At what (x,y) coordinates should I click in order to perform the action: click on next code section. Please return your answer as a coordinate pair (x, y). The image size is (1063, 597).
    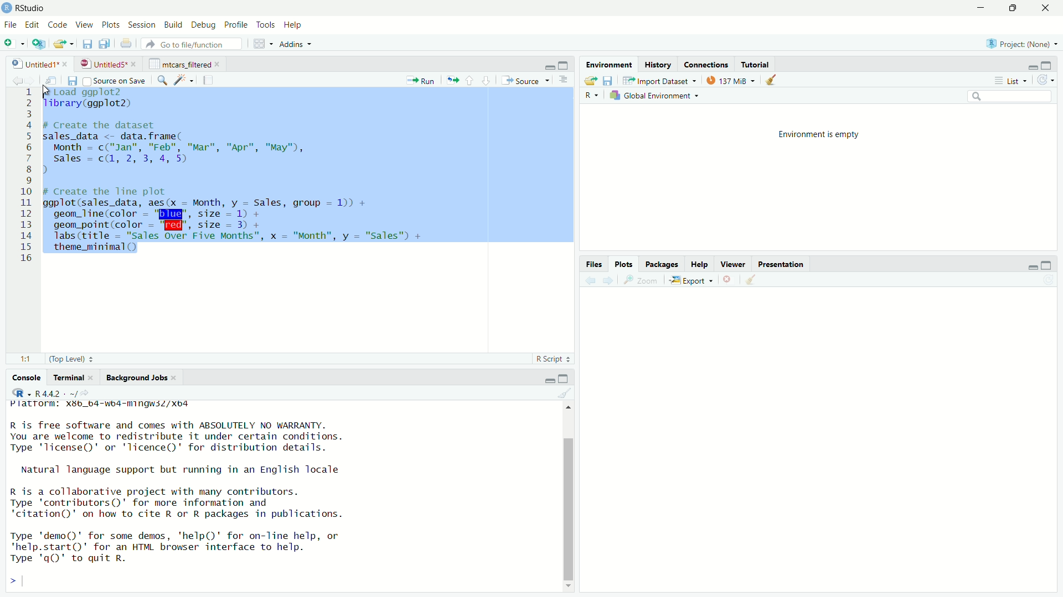
    Looking at the image, I should click on (487, 80).